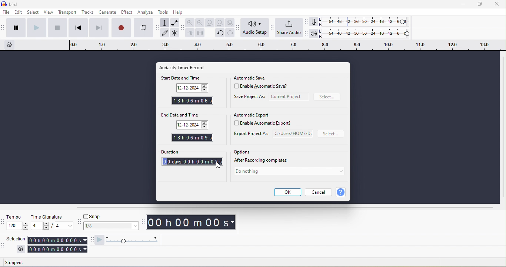 The height and width of the screenshot is (267, 506). I want to click on play, so click(36, 28).